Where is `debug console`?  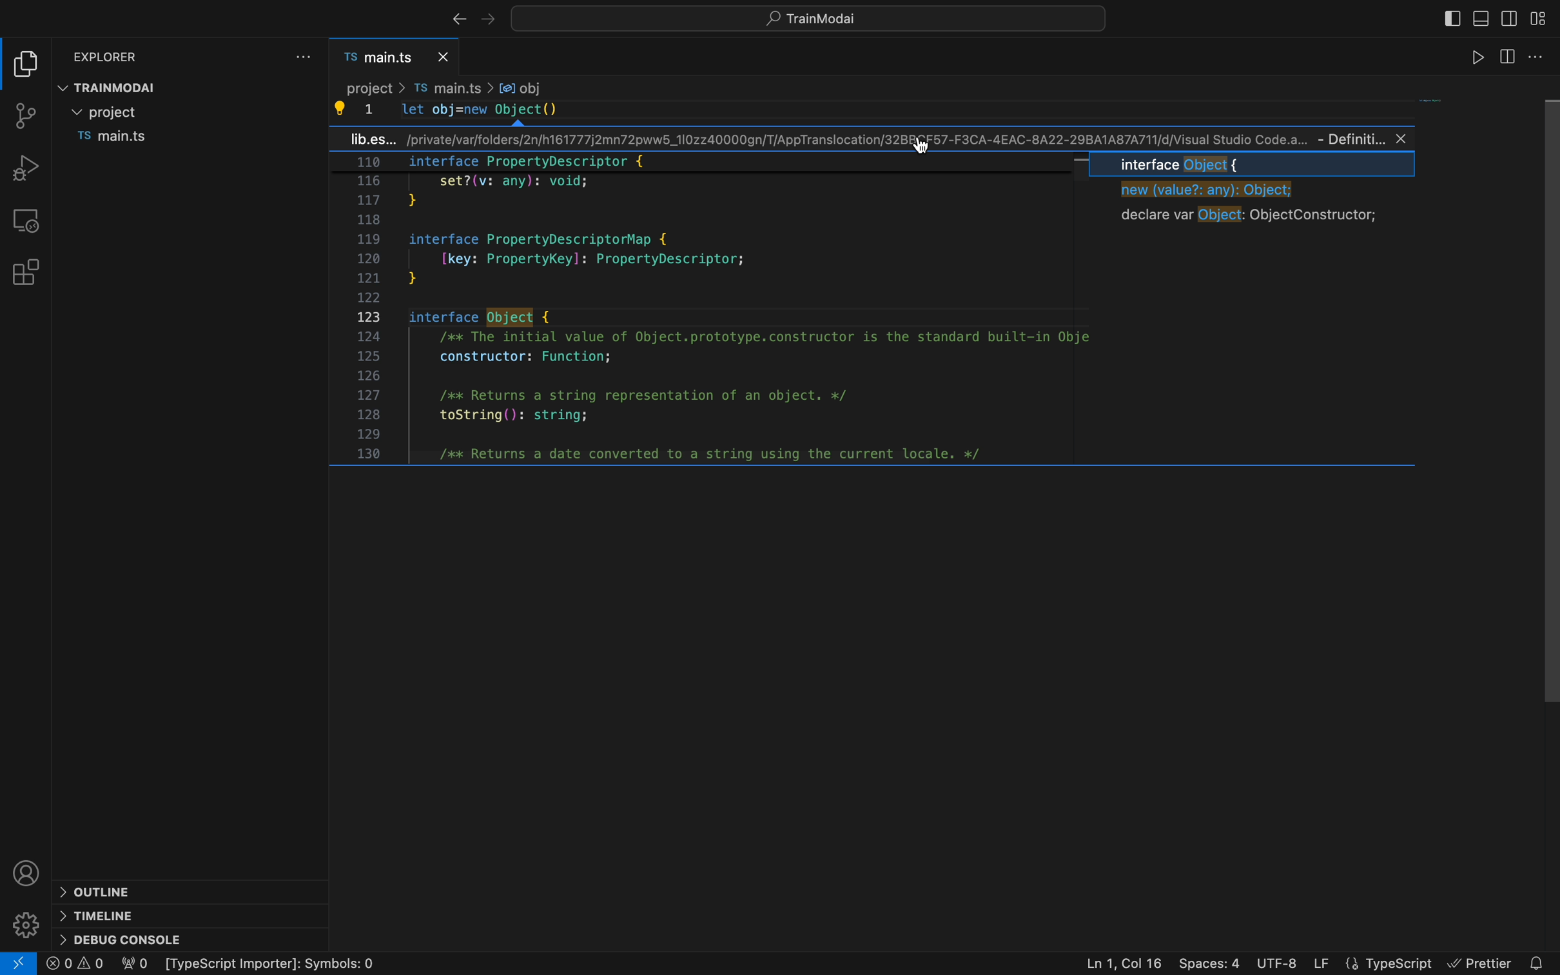 debug console is located at coordinates (127, 938).